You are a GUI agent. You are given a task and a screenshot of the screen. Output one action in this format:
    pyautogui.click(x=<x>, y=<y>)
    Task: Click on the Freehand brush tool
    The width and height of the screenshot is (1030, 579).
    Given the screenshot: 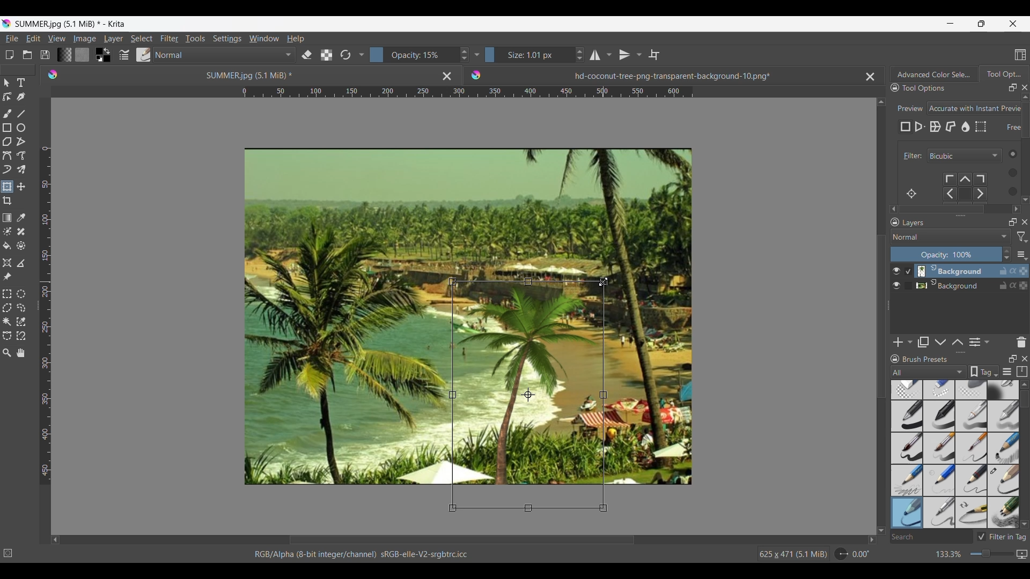 What is the action you would take?
    pyautogui.click(x=7, y=113)
    